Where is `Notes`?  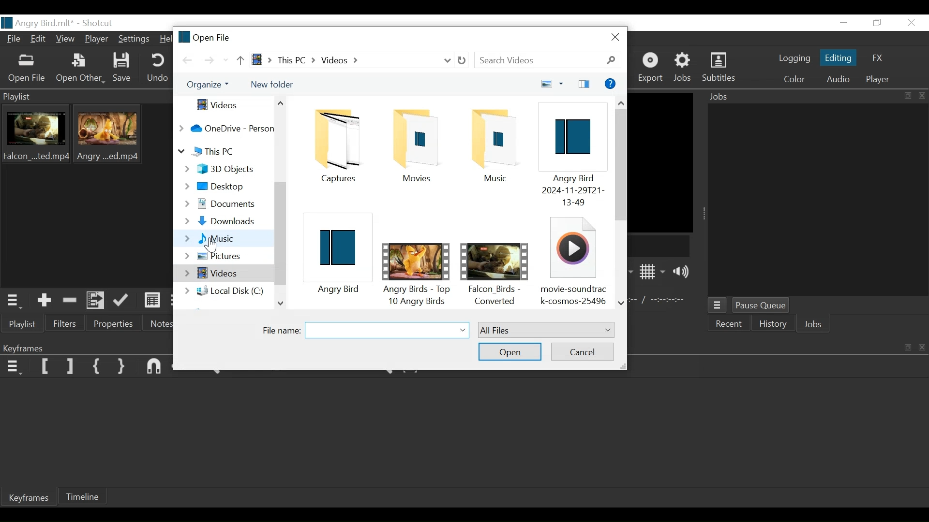
Notes is located at coordinates (156, 324).